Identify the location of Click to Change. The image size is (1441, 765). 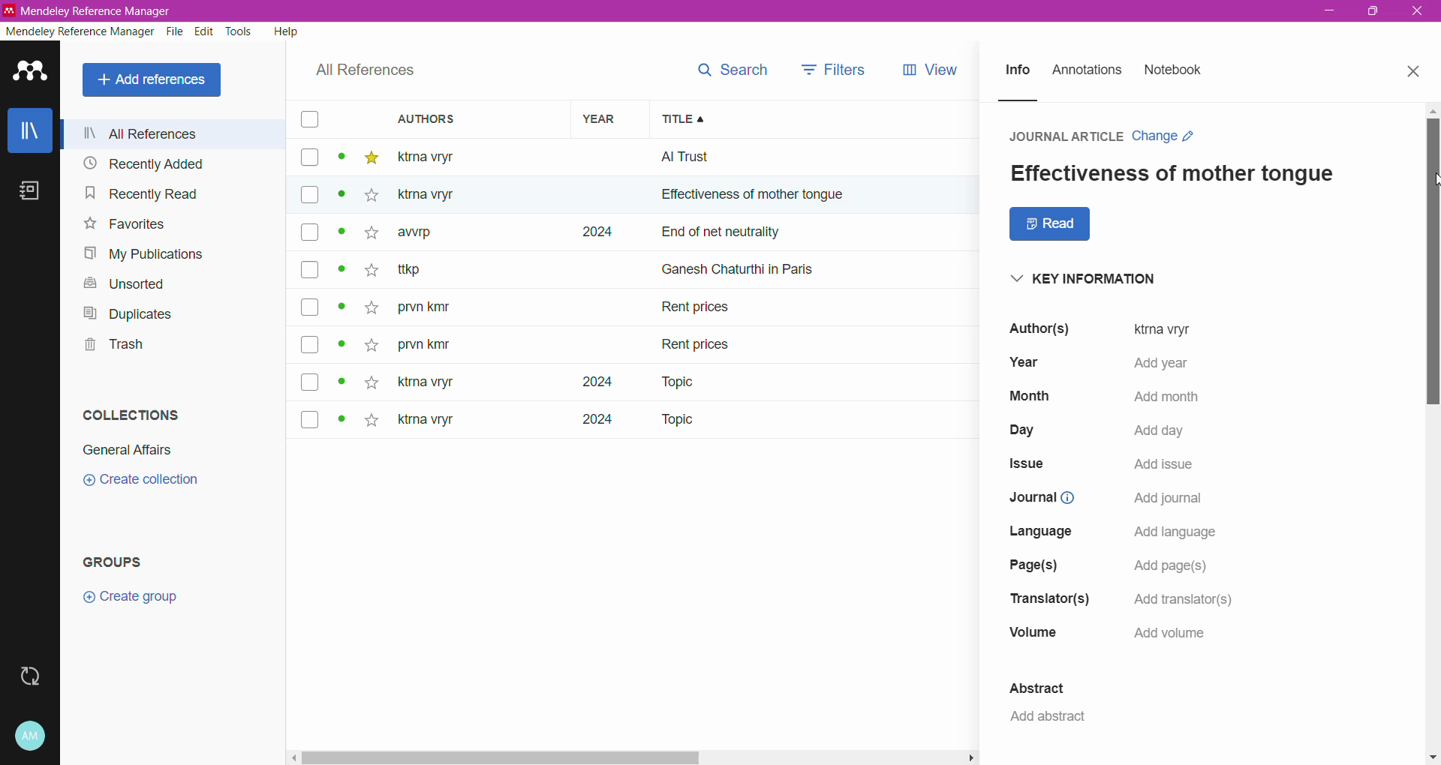
(1167, 137).